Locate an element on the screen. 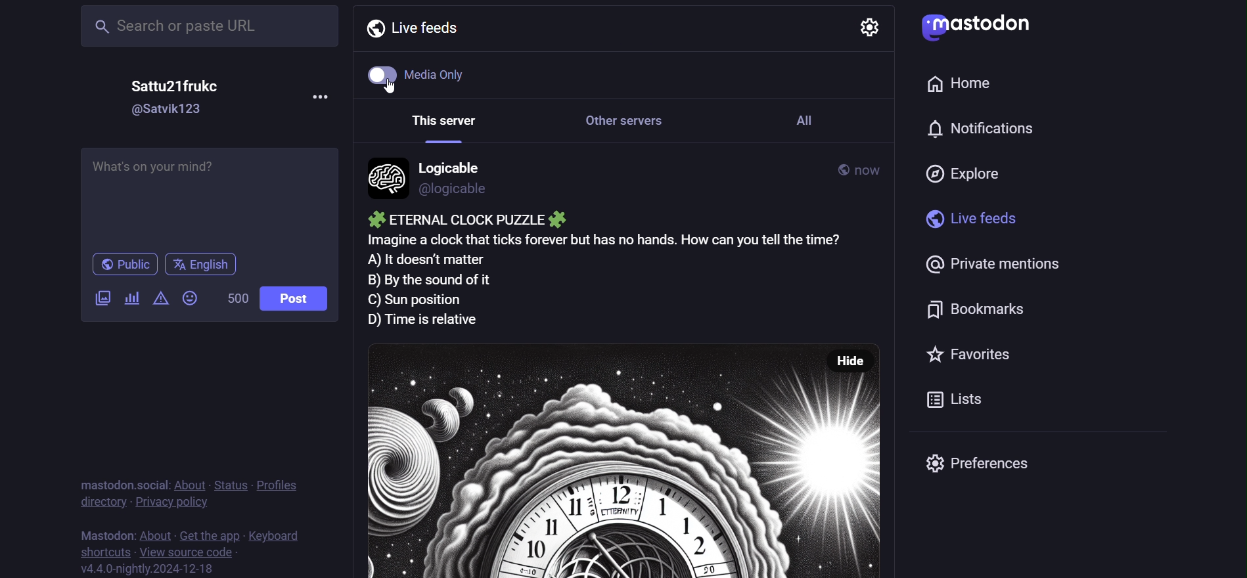  @satvik123 is located at coordinates (169, 109).